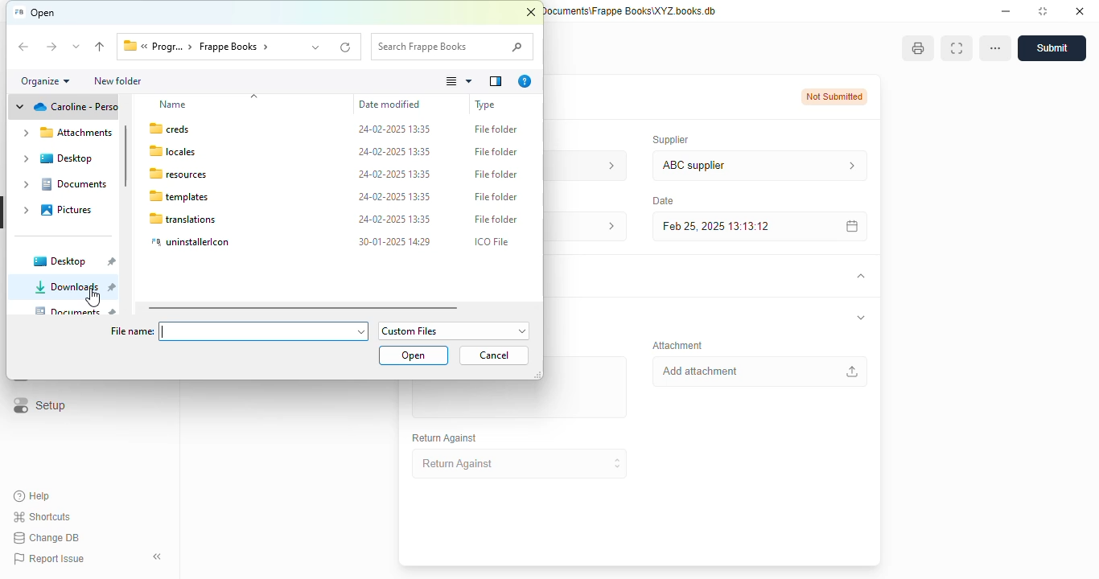  What do you see at coordinates (317, 47) in the screenshot?
I see `previous locations` at bounding box center [317, 47].